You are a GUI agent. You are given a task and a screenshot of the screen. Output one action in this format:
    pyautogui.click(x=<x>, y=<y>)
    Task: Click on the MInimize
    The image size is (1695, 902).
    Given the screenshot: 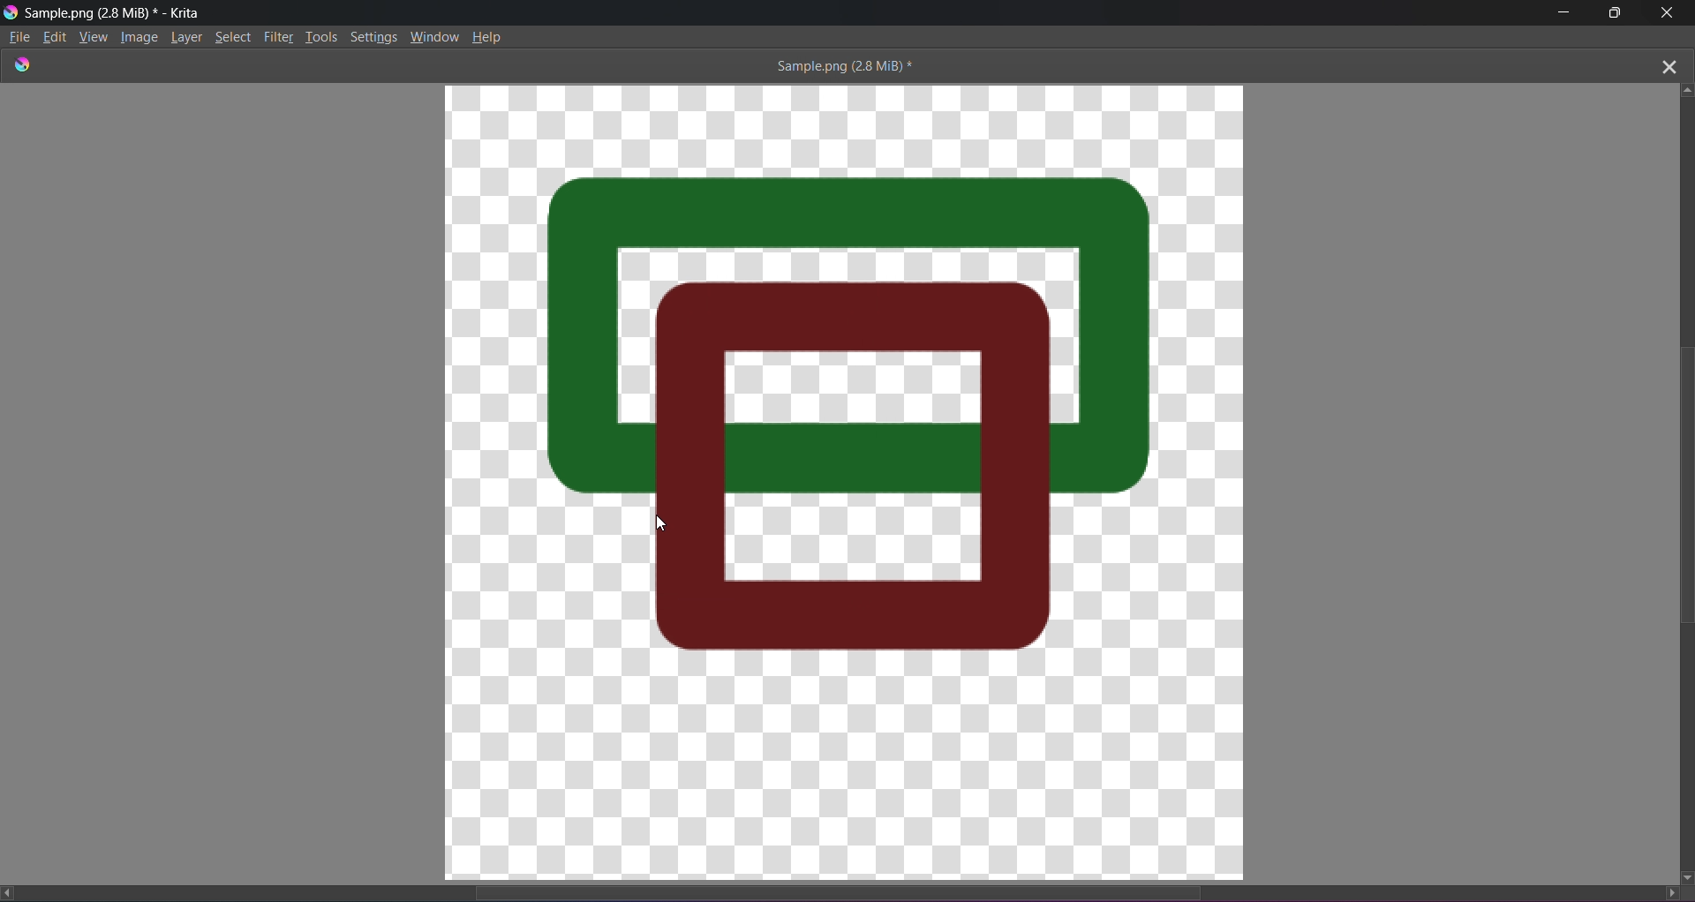 What is the action you would take?
    pyautogui.click(x=1561, y=13)
    